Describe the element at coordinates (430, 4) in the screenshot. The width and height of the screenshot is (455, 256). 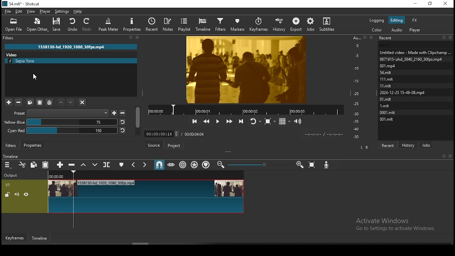
I see `restore` at that location.